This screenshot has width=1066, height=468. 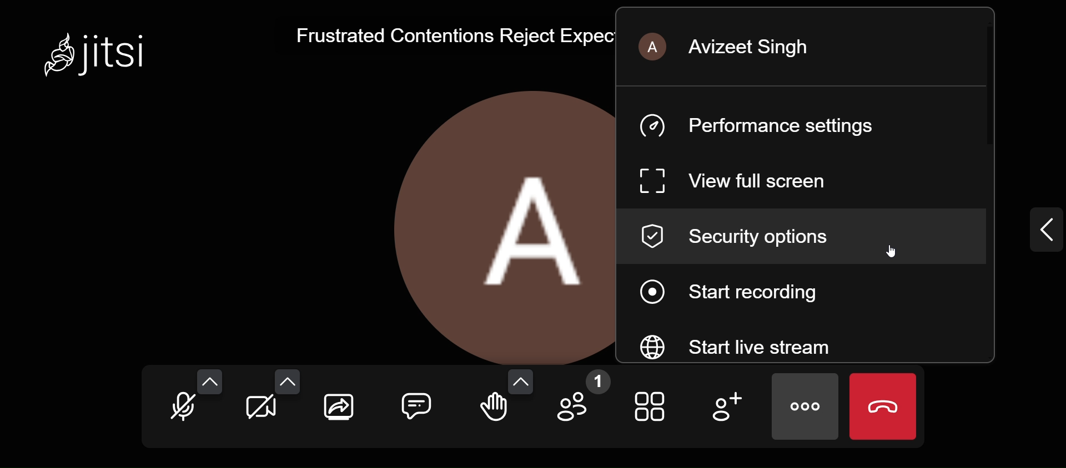 What do you see at coordinates (737, 345) in the screenshot?
I see `start live steam` at bounding box center [737, 345].